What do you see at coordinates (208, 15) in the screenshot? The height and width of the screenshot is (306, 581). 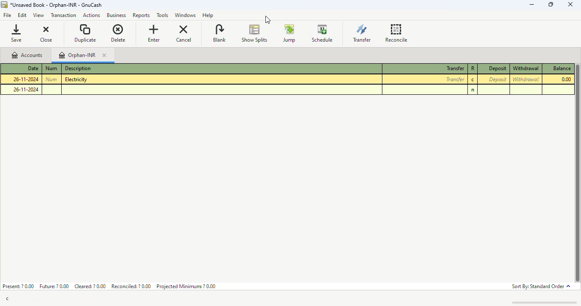 I see `Help` at bounding box center [208, 15].